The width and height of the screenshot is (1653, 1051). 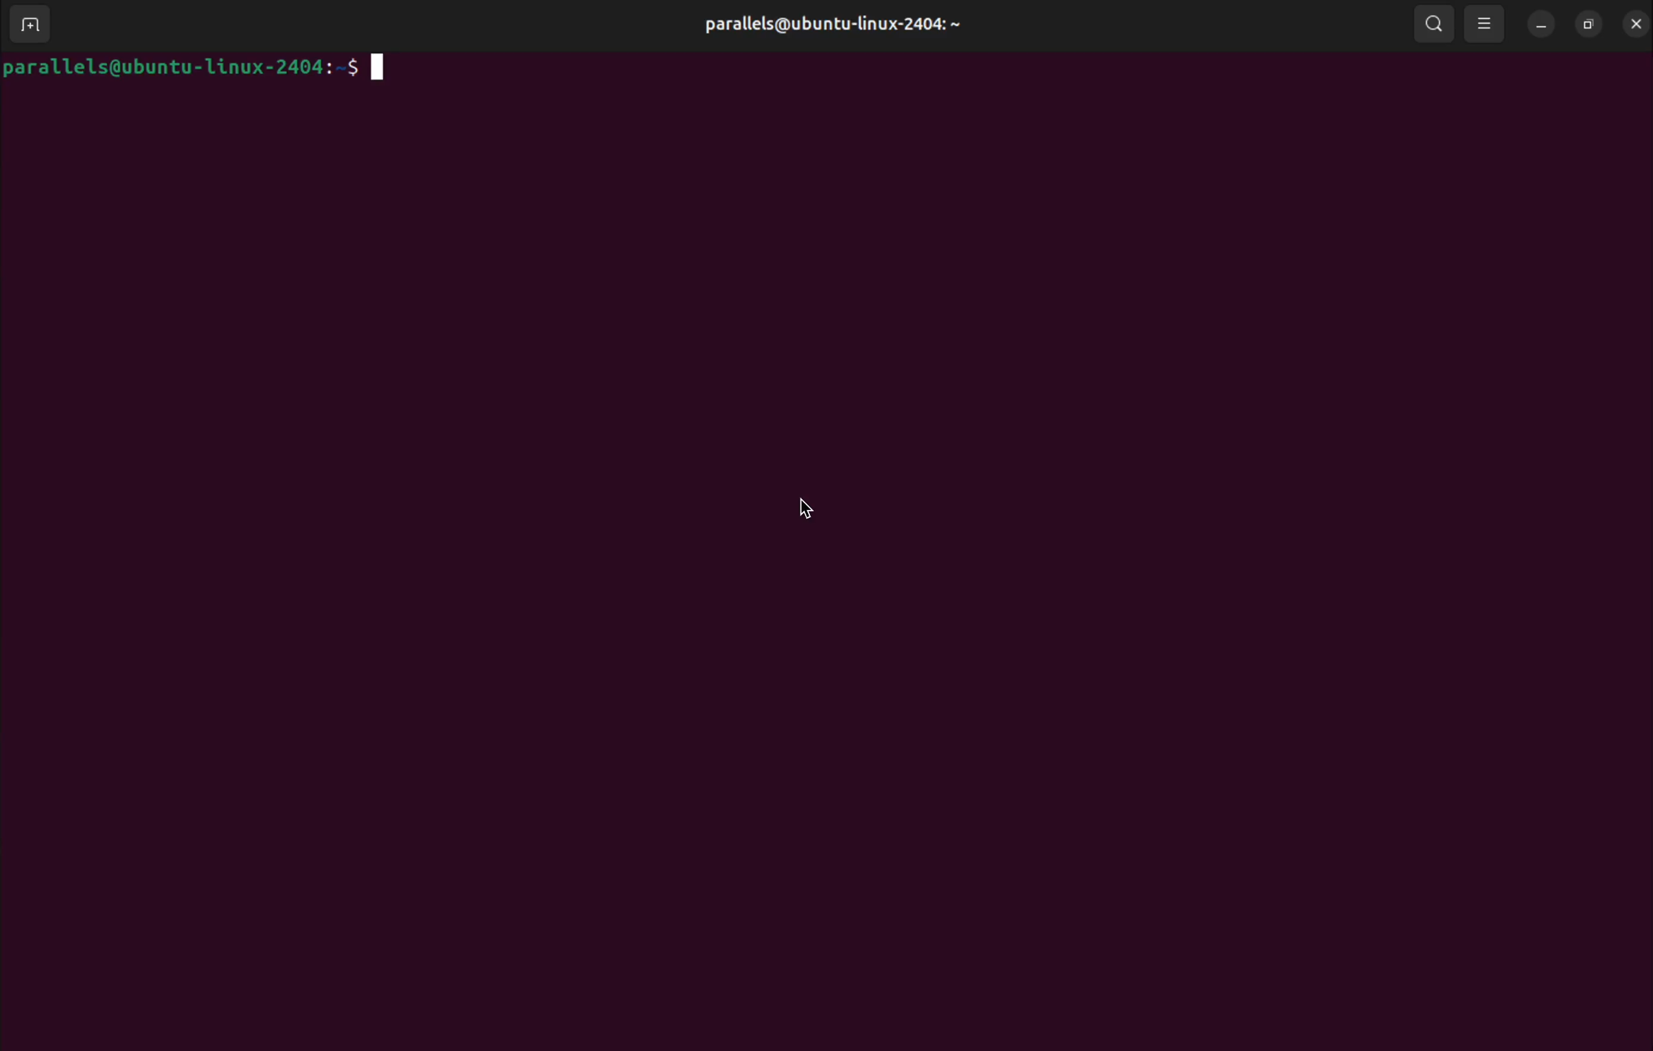 What do you see at coordinates (828, 21) in the screenshot?
I see `parallels@ ubuntu` at bounding box center [828, 21].